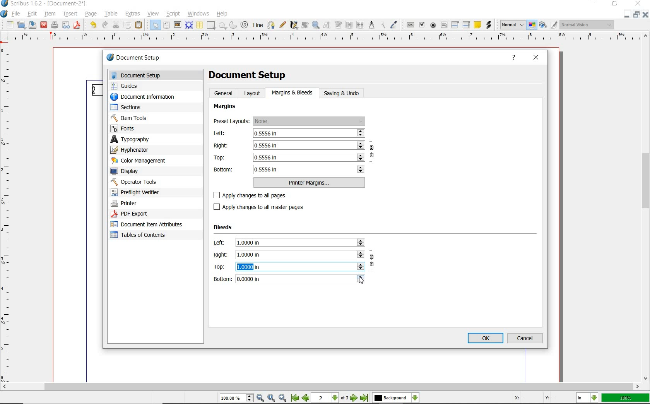 Image resolution: width=650 pixels, height=404 pixels. What do you see at coordinates (226, 107) in the screenshot?
I see `margins` at bounding box center [226, 107].